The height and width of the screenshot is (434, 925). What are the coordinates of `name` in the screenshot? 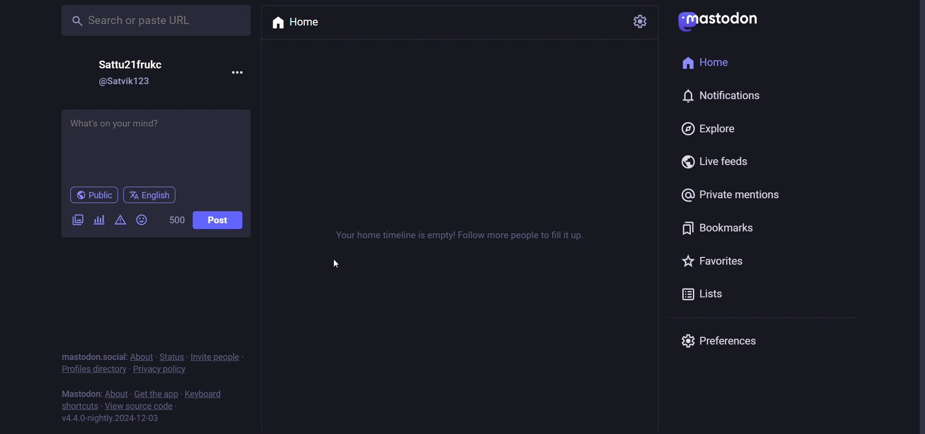 It's located at (135, 64).